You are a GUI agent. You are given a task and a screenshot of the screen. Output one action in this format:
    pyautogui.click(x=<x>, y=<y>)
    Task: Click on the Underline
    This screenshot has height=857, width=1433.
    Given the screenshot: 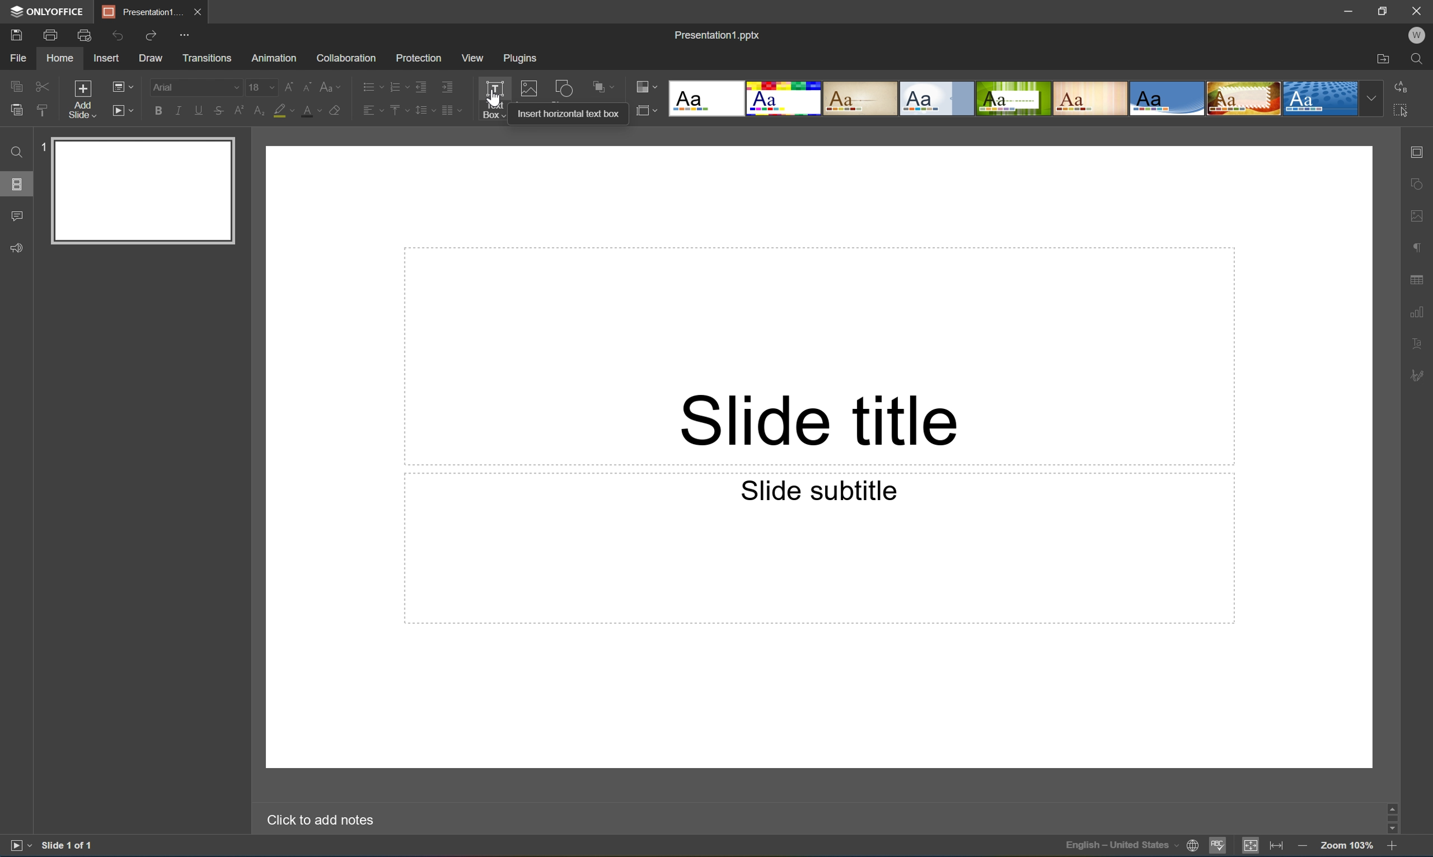 What is the action you would take?
    pyautogui.click(x=199, y=108)
    